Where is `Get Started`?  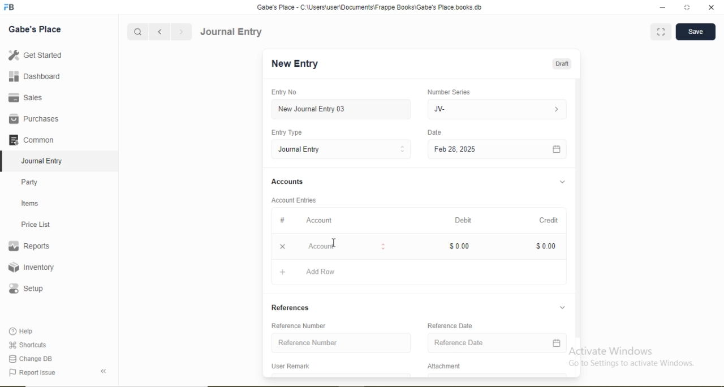 Get Started is located at coordinates (35, 54).